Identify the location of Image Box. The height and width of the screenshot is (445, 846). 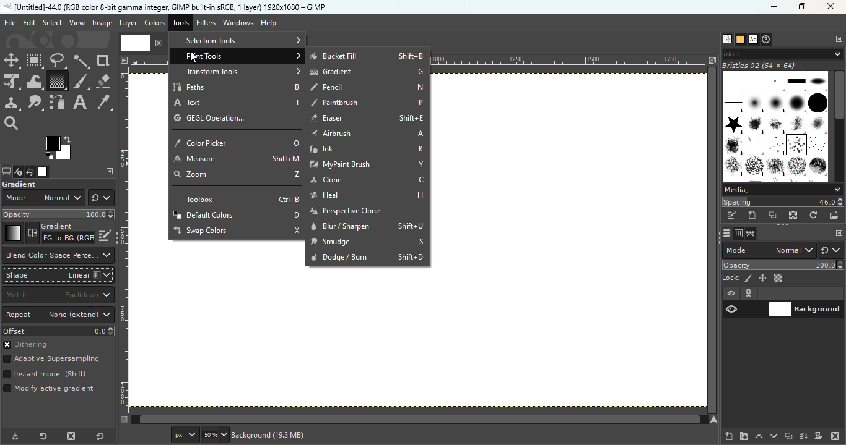
(775, 122).